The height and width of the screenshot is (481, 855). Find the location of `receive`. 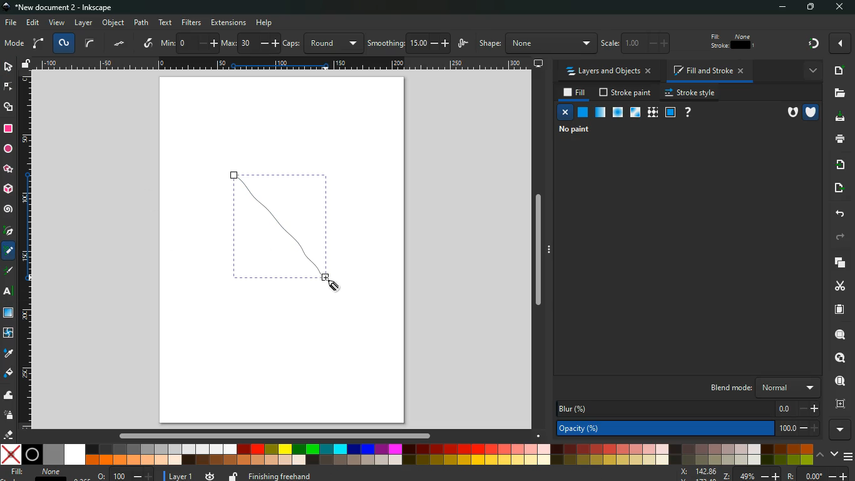

receive is located at coordinates (838, 163).